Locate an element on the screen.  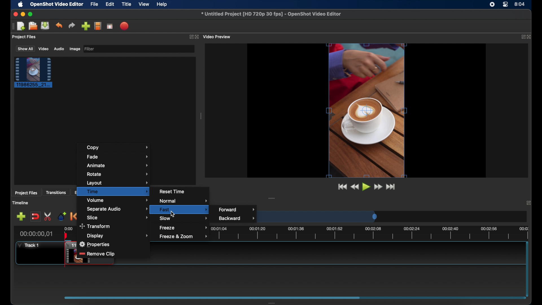
audio is located at coordinates (59, 49).